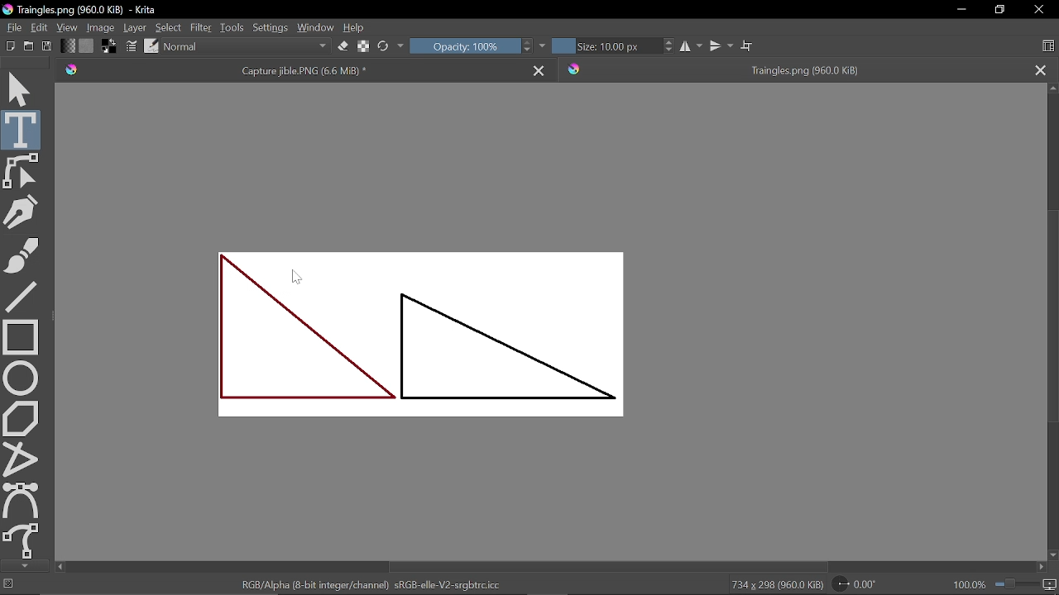 Image resolution: width=1059 pixels, height=595 pixels. What do you see at coordinates (1052, 90) in the screenshot?
I see `Move up` at bounding box center [1052, 90].